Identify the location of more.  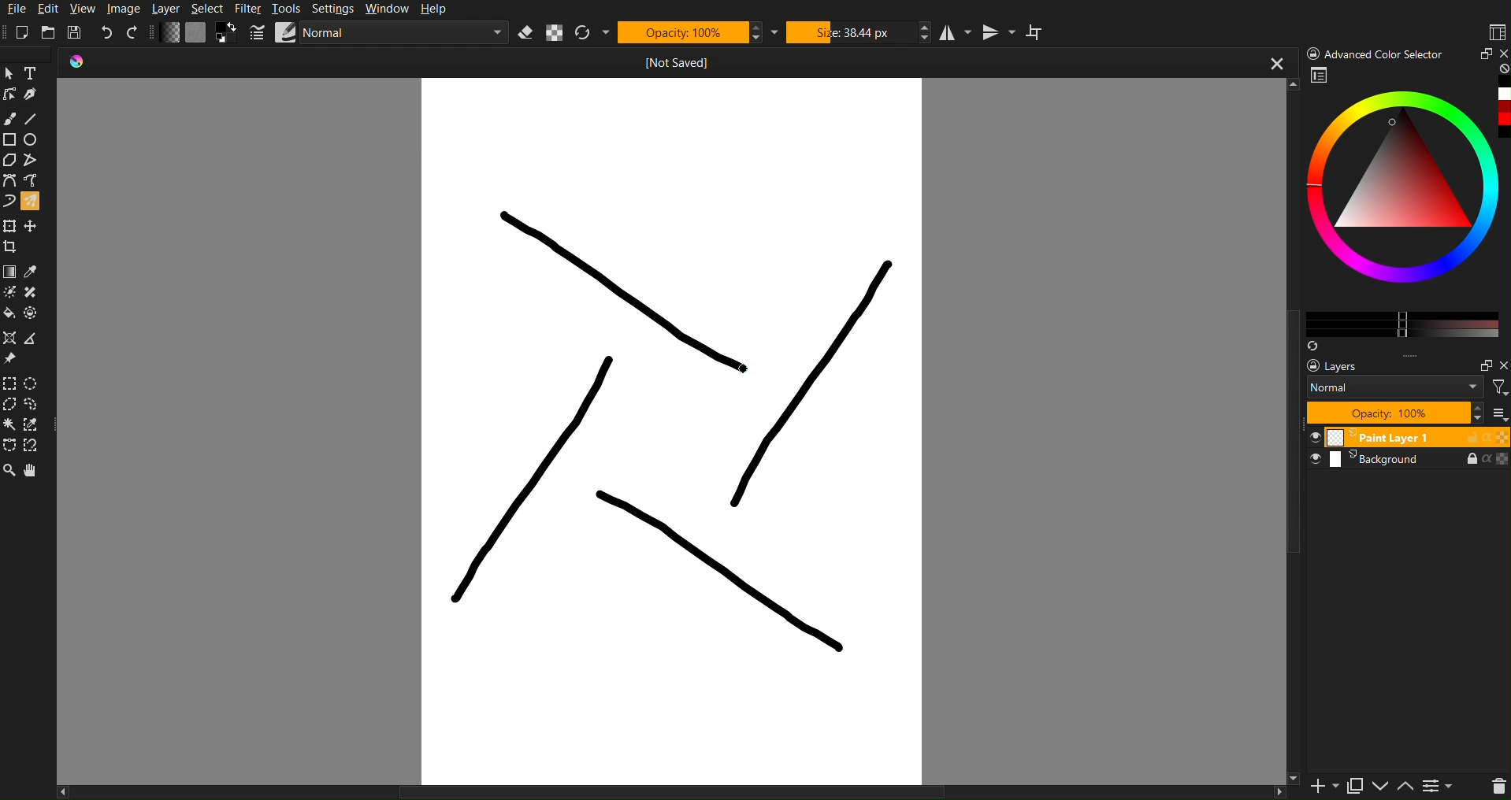
(1501, 414).